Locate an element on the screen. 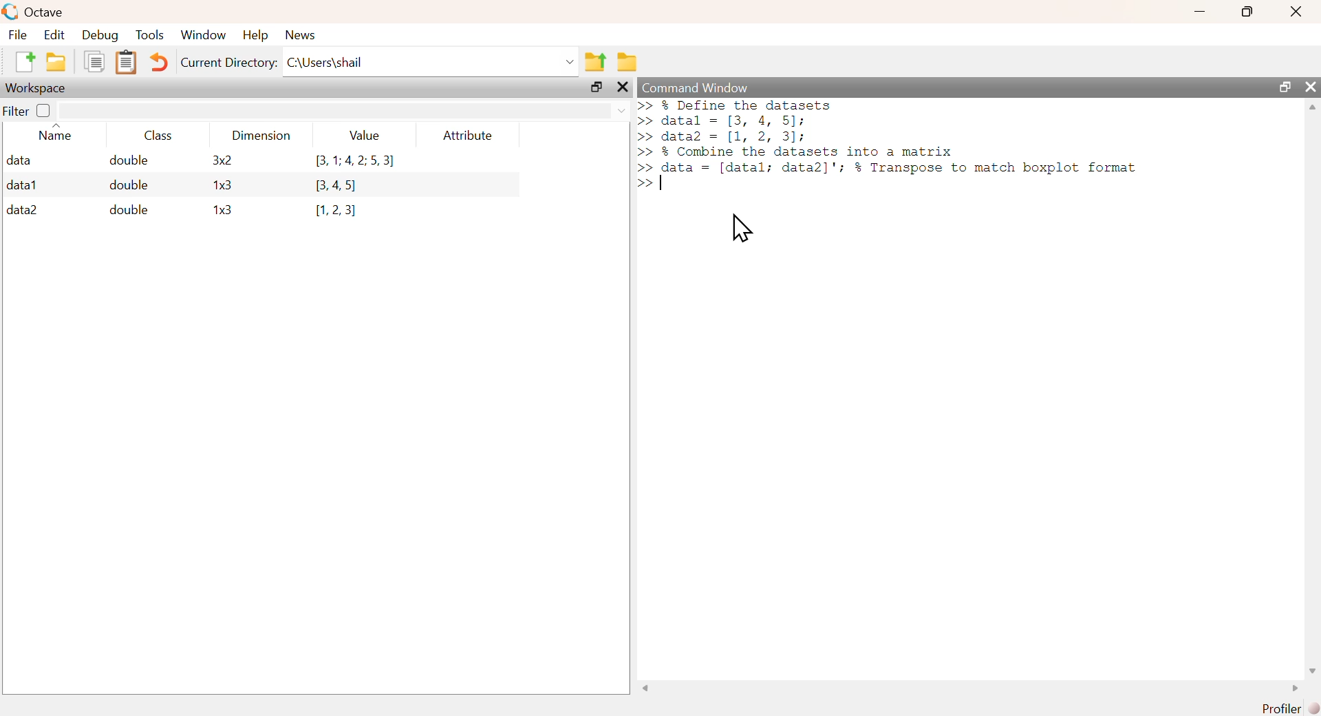 This screenshot has width=1321, height=716. Dimension is located at coordinates (261, 136).